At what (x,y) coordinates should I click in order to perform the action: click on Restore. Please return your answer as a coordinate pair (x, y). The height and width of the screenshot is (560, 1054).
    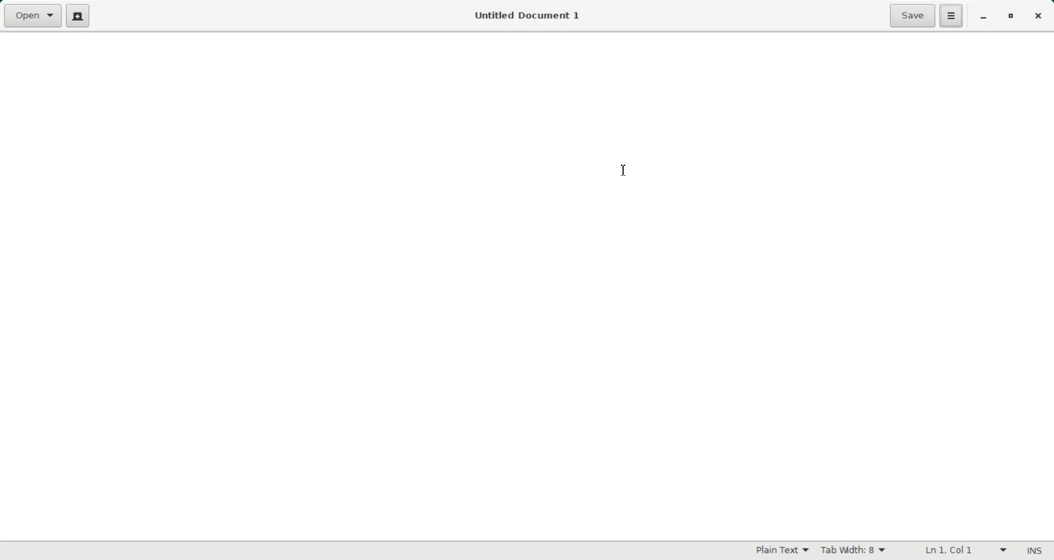
    Looking at the image, I should click on (1011, 16).